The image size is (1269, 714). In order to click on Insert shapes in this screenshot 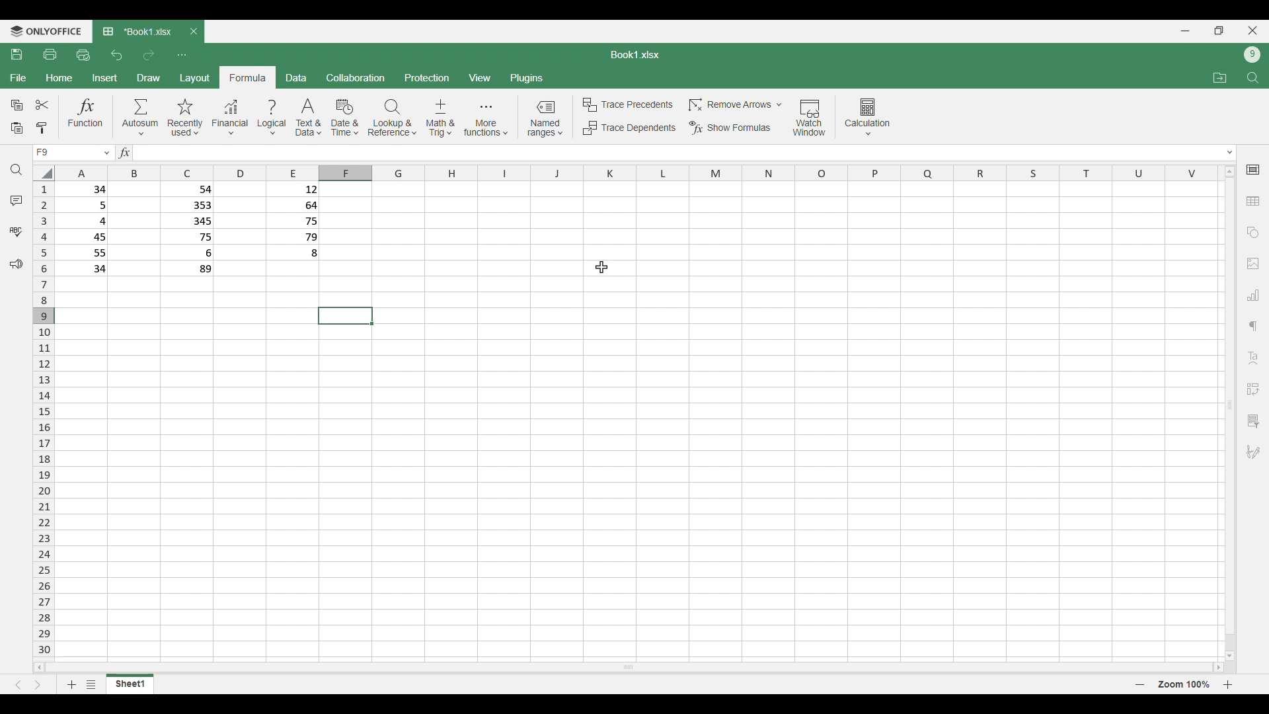, I will do `click(1253, 233)`.